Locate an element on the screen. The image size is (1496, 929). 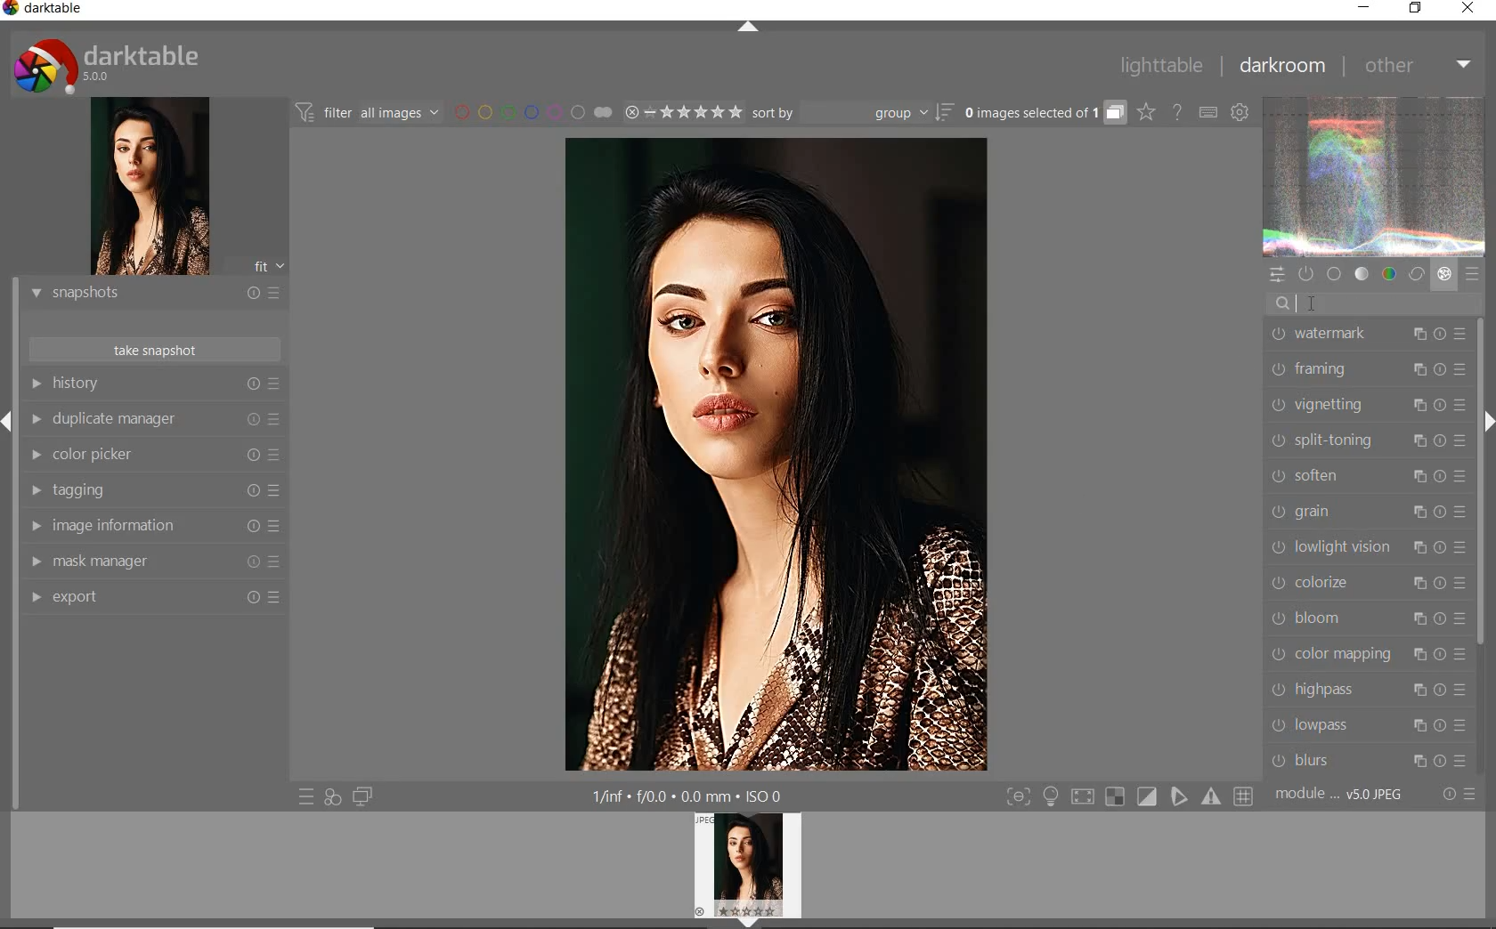
IMAGE INFORMATION is located at coordinates (150, 524).